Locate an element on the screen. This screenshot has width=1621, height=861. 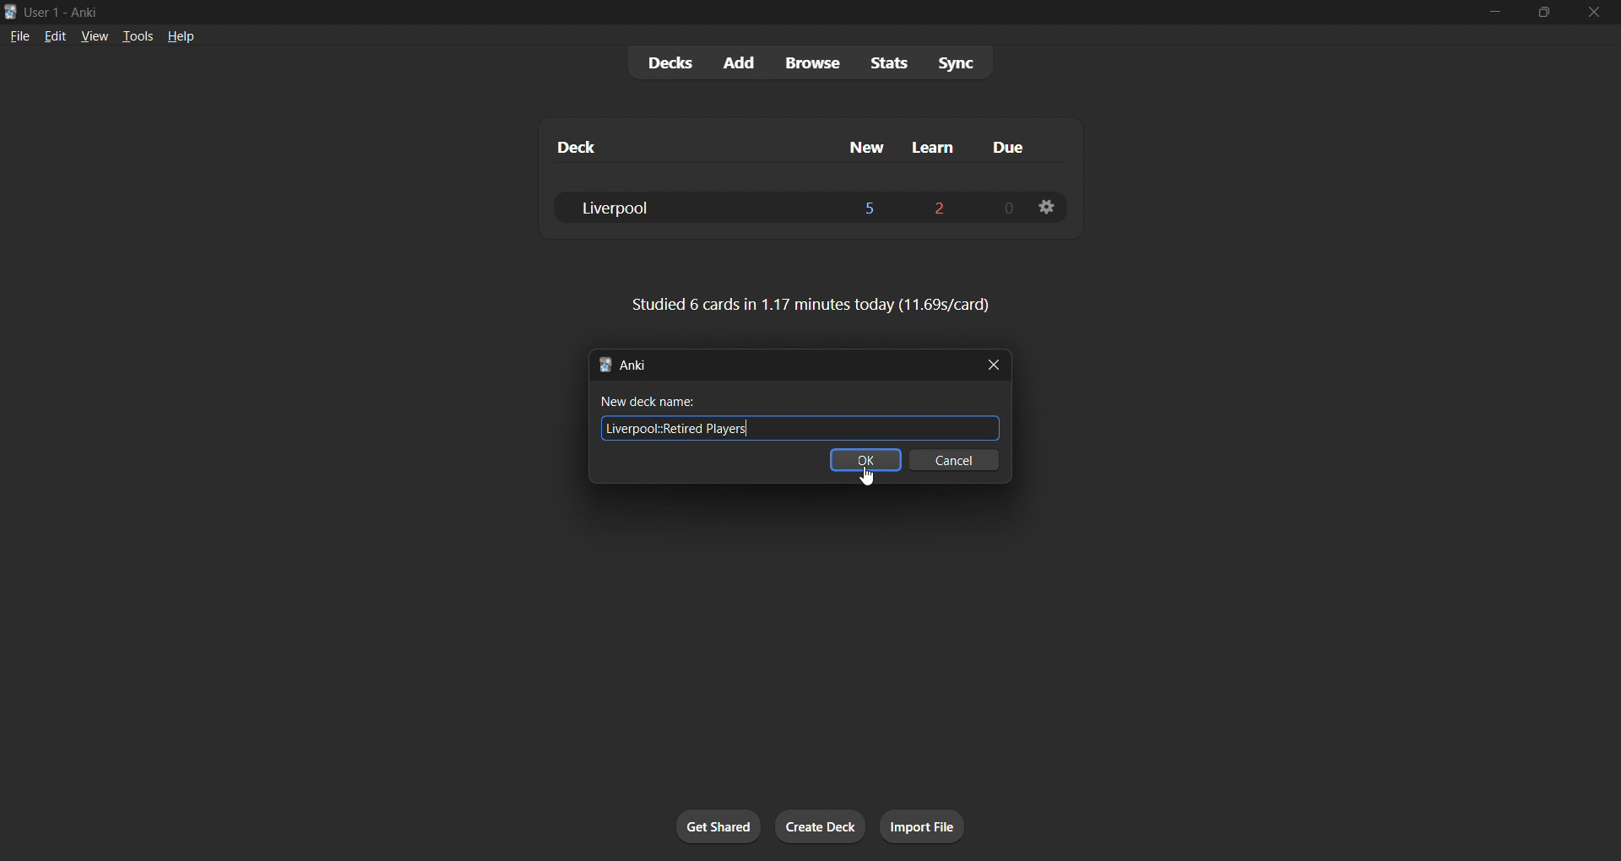
new deck name input field is located at coordinates (800, 427).